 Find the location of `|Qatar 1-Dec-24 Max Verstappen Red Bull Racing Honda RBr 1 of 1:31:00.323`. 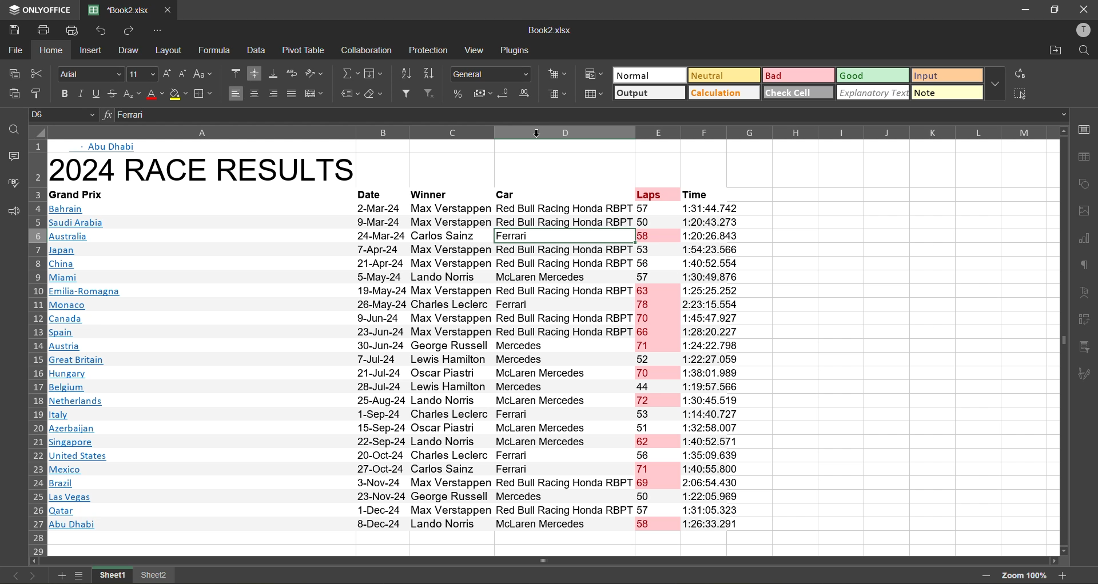

|Qatar 1-Dec-24 Max Verstappen Red Bull Racing Honda RBr 1 of 1:31:00.323 is located at coordinates (398, 511).